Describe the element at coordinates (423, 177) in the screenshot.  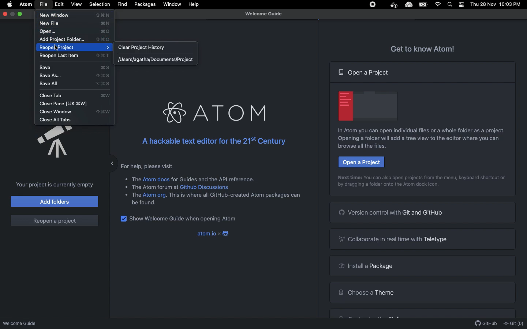
I see `Instructional text` at that location.